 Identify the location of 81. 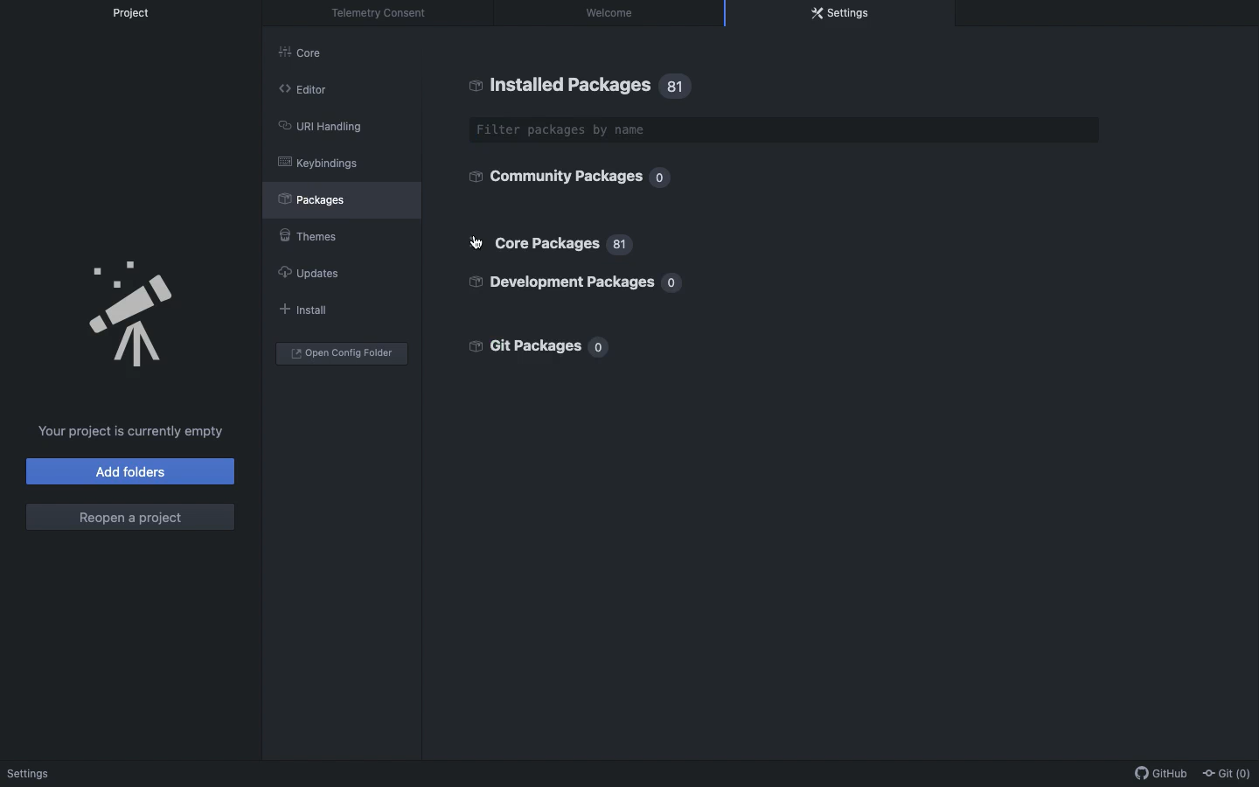
(678, 87).